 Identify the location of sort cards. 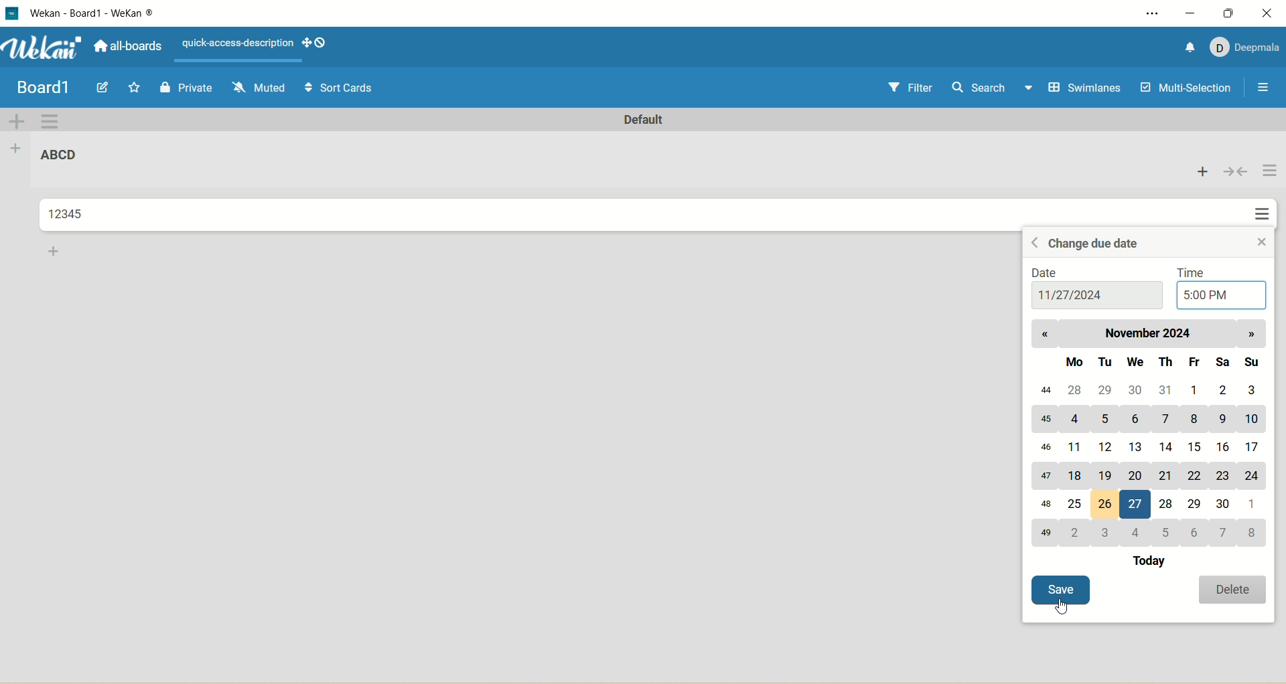
(342, 88).